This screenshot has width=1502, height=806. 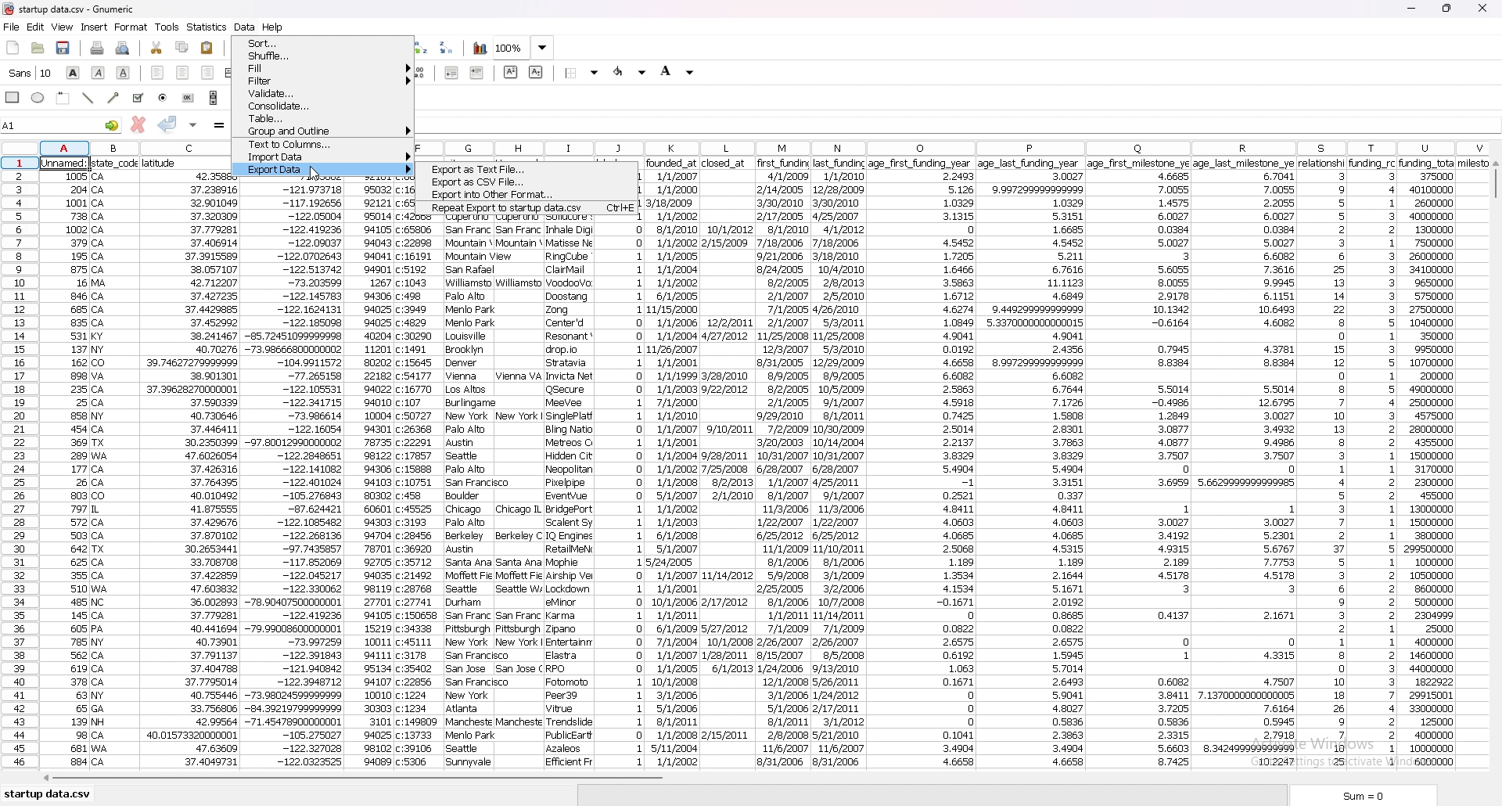 What do you see at coordinates (115, 97) in the screenshot?
I see `arrowed line` at bounding box center [115, 97].